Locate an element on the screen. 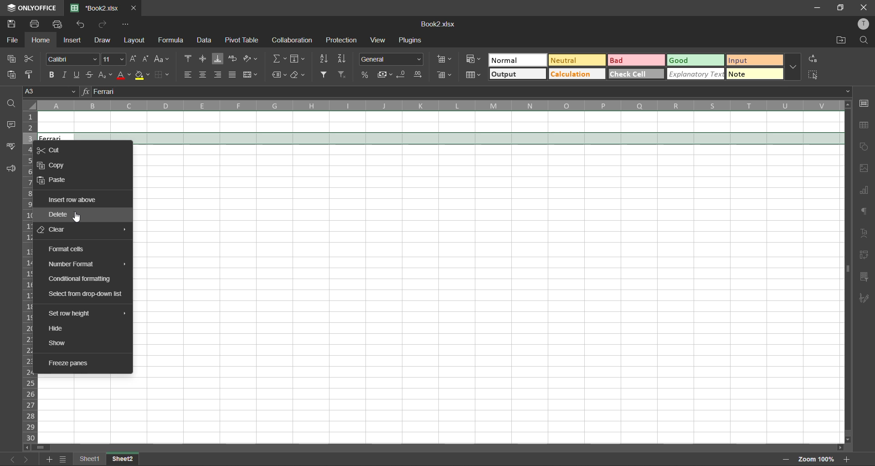 Image resolution: width=875 pixels, height=466 pixels. merge and center is located at coordinates (253, 75).